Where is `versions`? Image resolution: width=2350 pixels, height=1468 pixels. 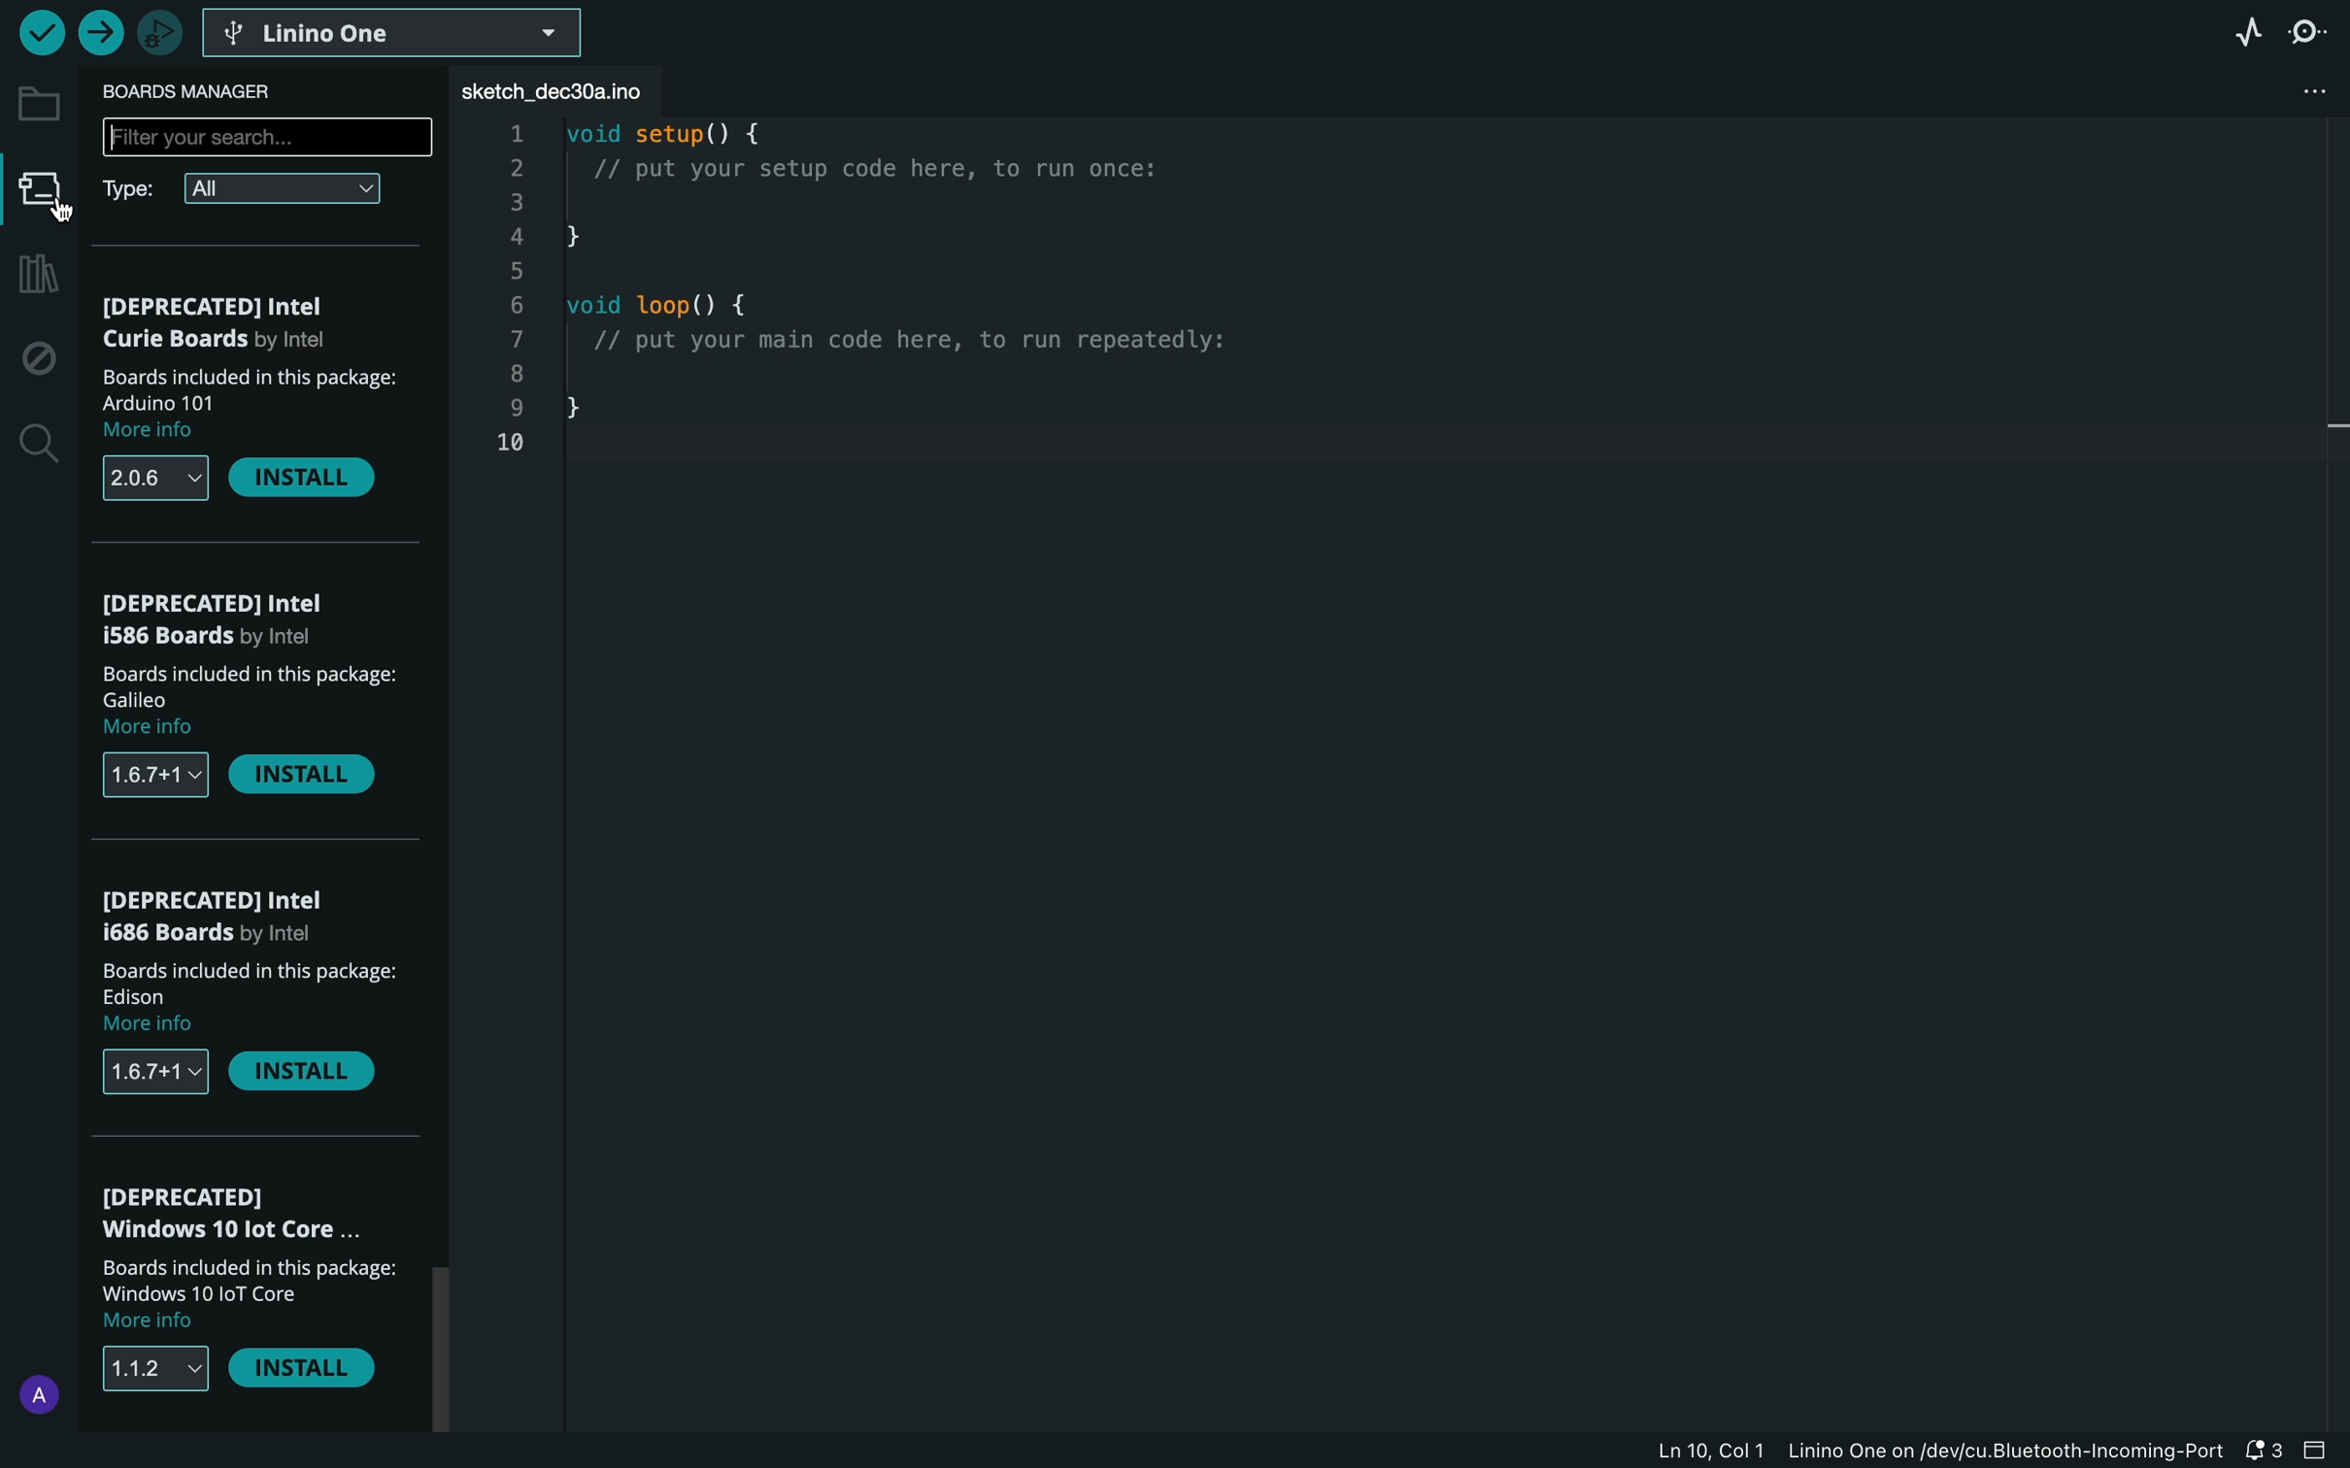
versions is located at coordinates (157, 478).